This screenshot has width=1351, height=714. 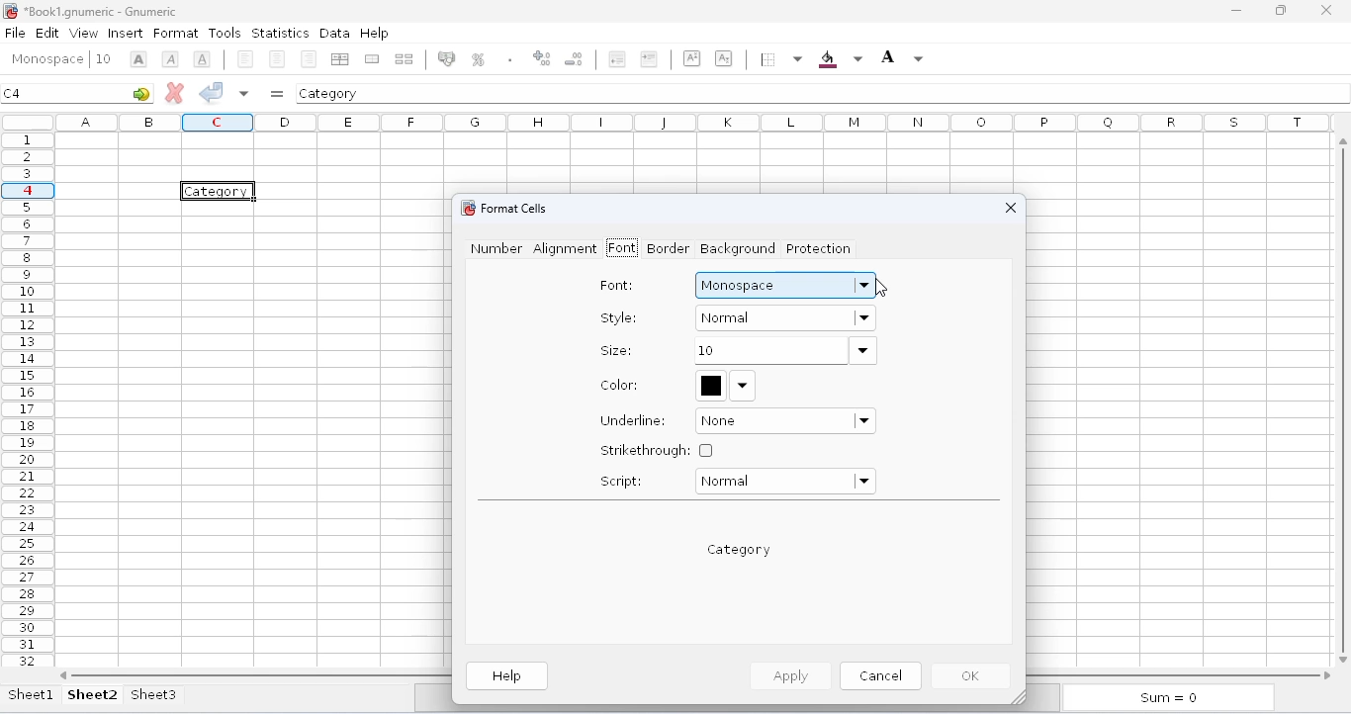 What do you see at coordinates (617, 286) in the screenshot?
I see `font:` at bounding box center [617, 286].